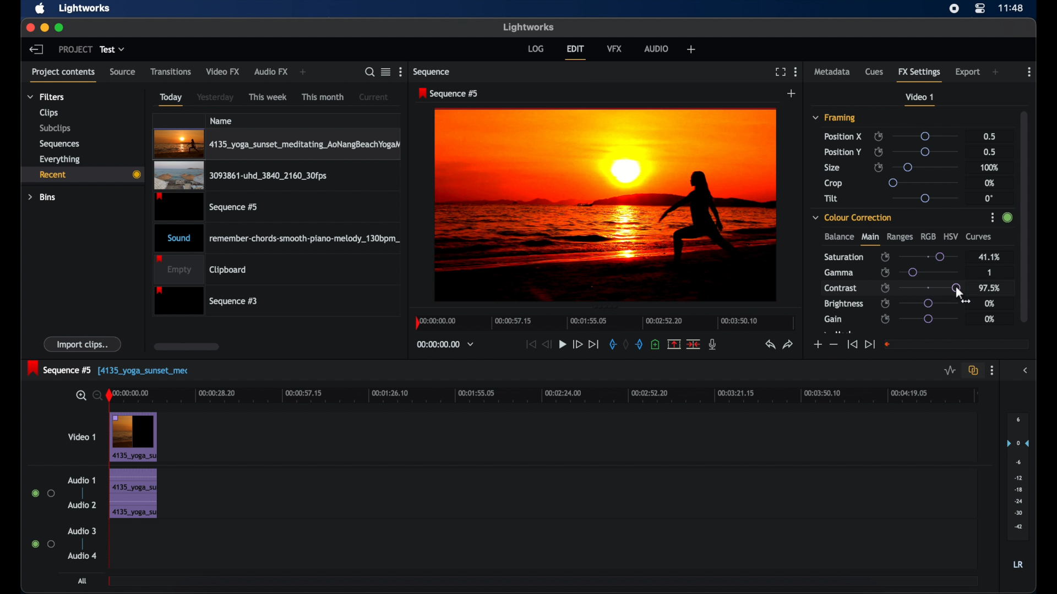 The width and height of the screenshot is (1057, 594). What do you see at coordinates (951, 236) in the screenshot?
I see `hsv` at bounding box center [951, 236].